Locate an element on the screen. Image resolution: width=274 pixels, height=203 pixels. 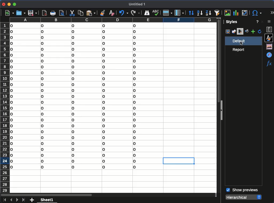
close is located at coordinates (3, 4).